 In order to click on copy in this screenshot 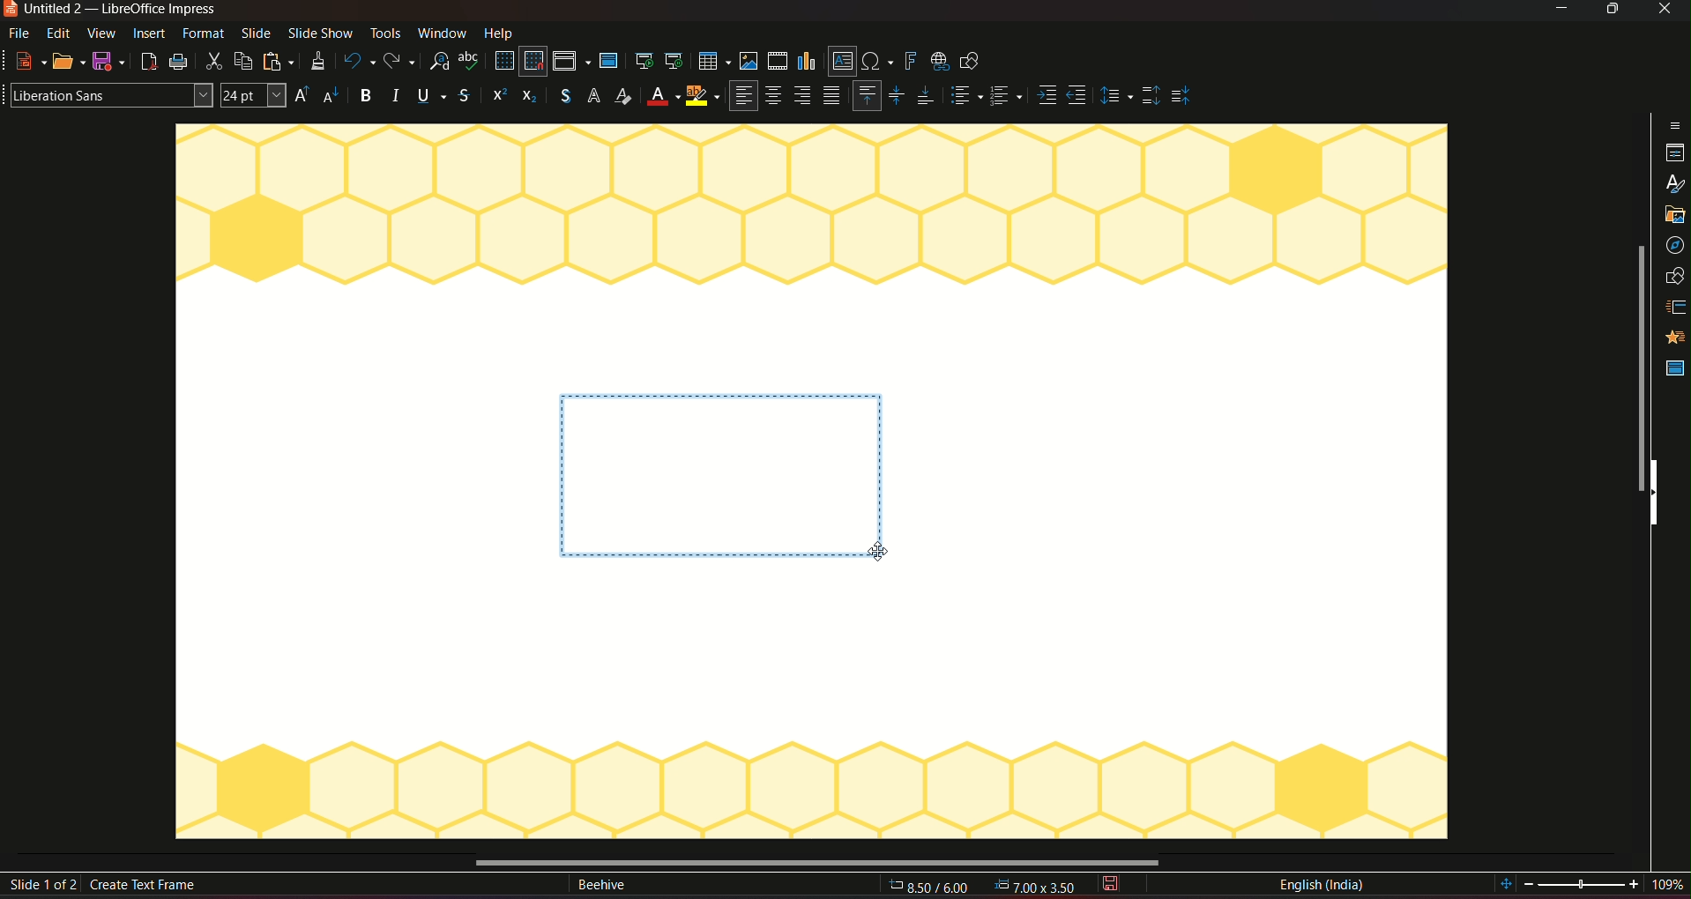, I will do `click(243, 60)`.